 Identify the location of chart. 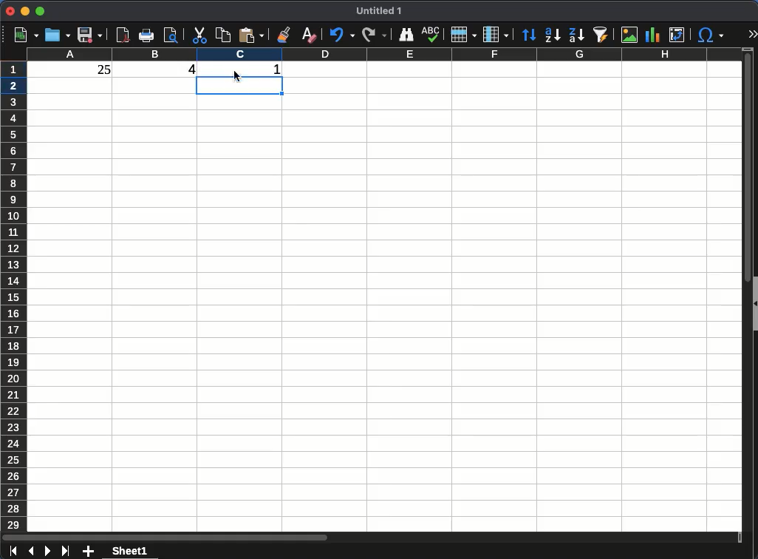
(652, 35).